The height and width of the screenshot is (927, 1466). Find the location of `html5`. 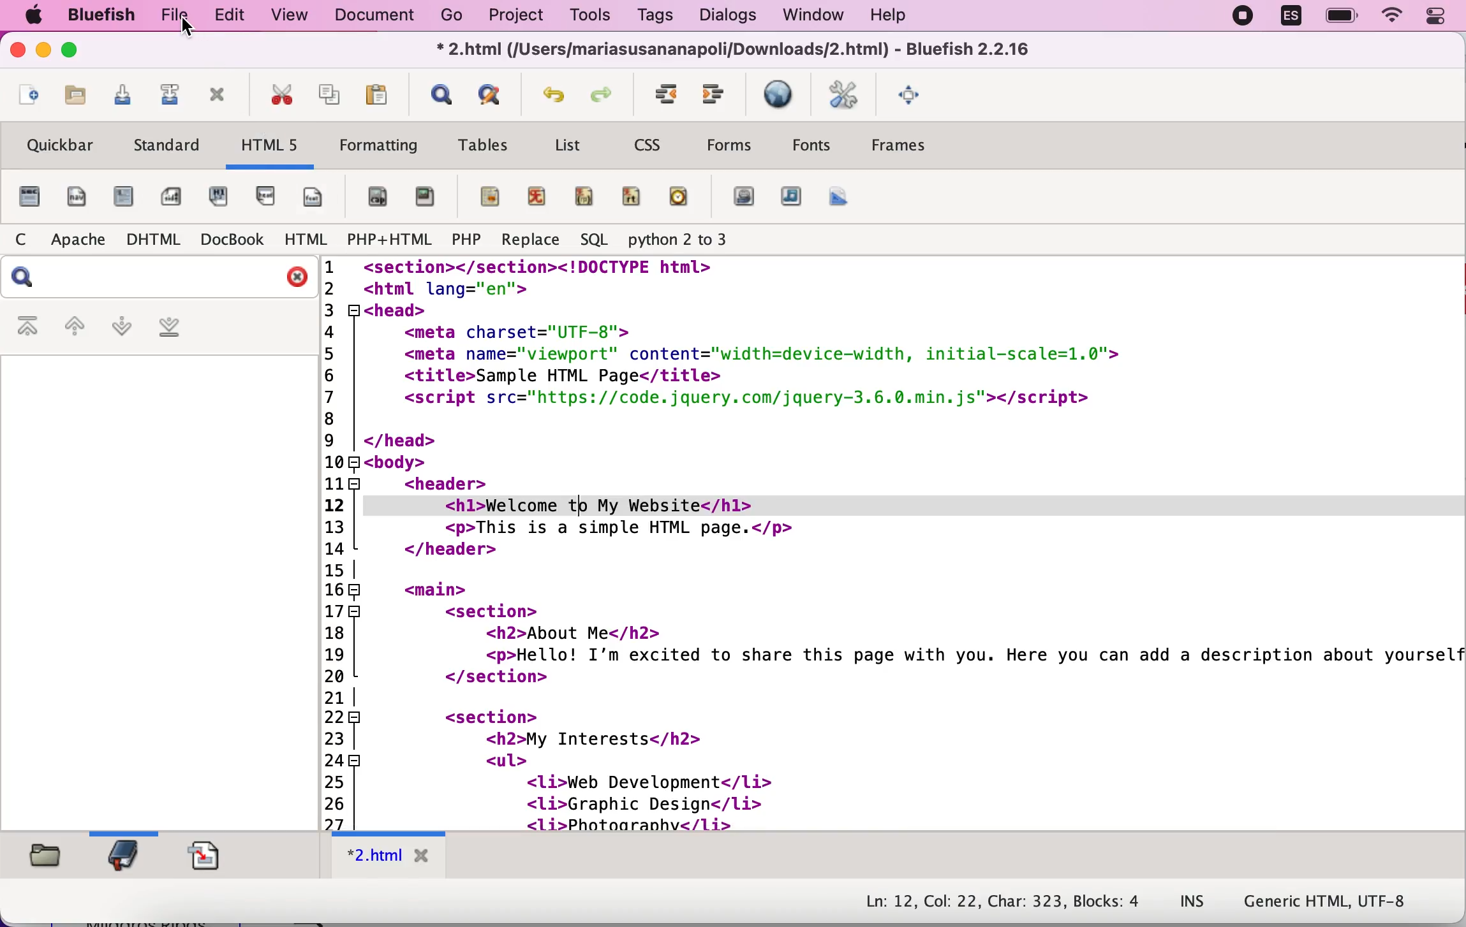

html5 is located at coordinates (267, 147).